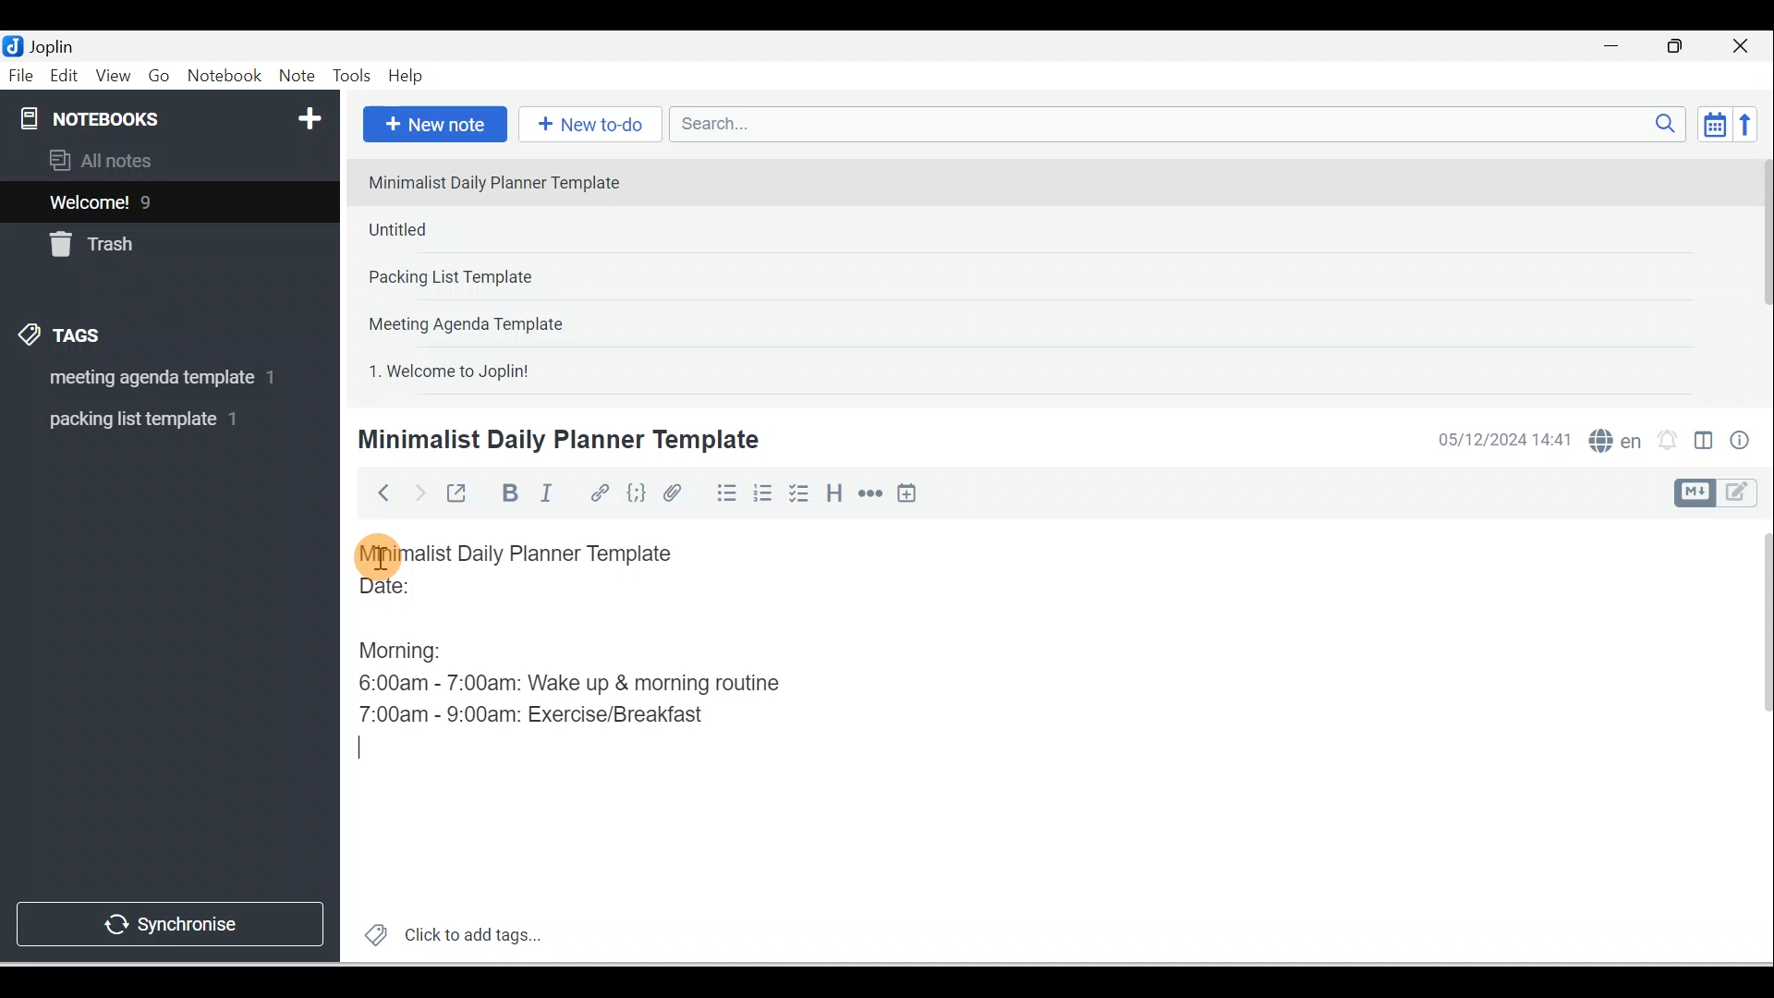 Image resolution: width=1774 pixels, height=998 pixels. Describe the element at coordinates (1682, 47) in the screenshot. I see `Maximise` at that location.